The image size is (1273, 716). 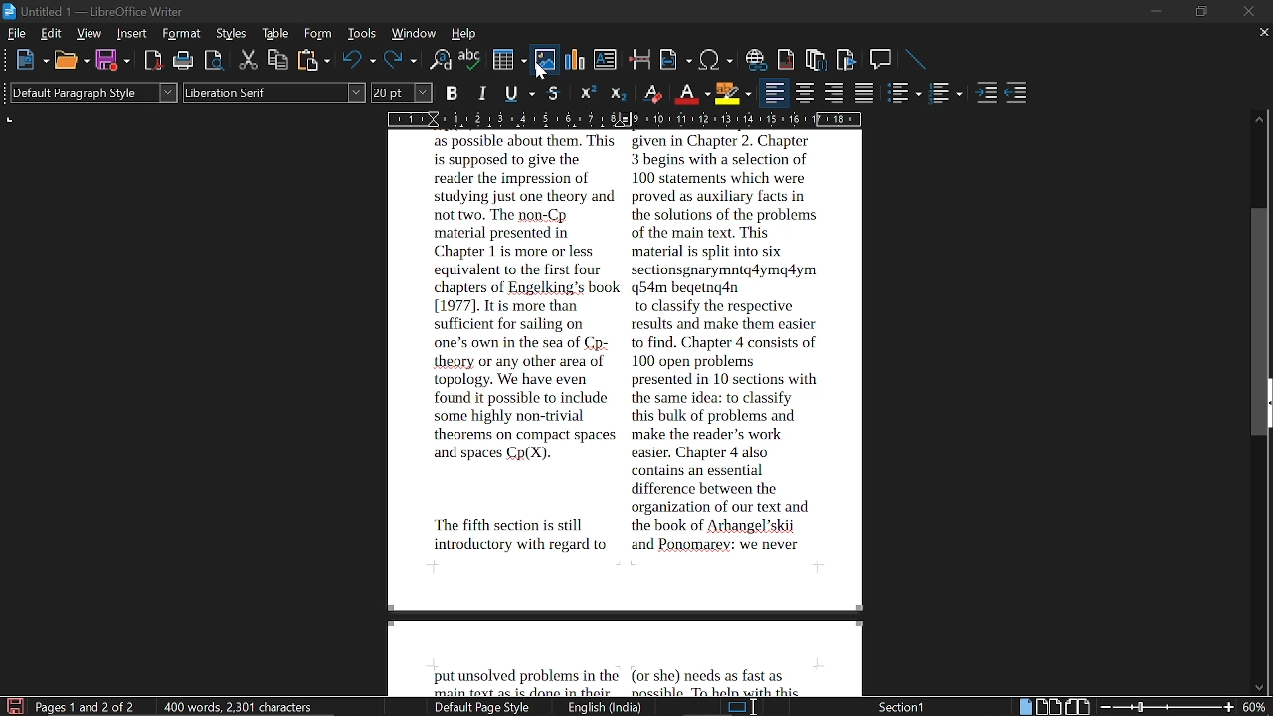 I want to click on align left, so click(x=773, y=92).